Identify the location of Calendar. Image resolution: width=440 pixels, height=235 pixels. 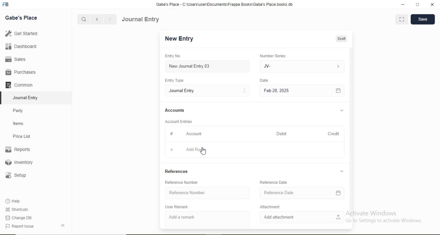
(338, 91).